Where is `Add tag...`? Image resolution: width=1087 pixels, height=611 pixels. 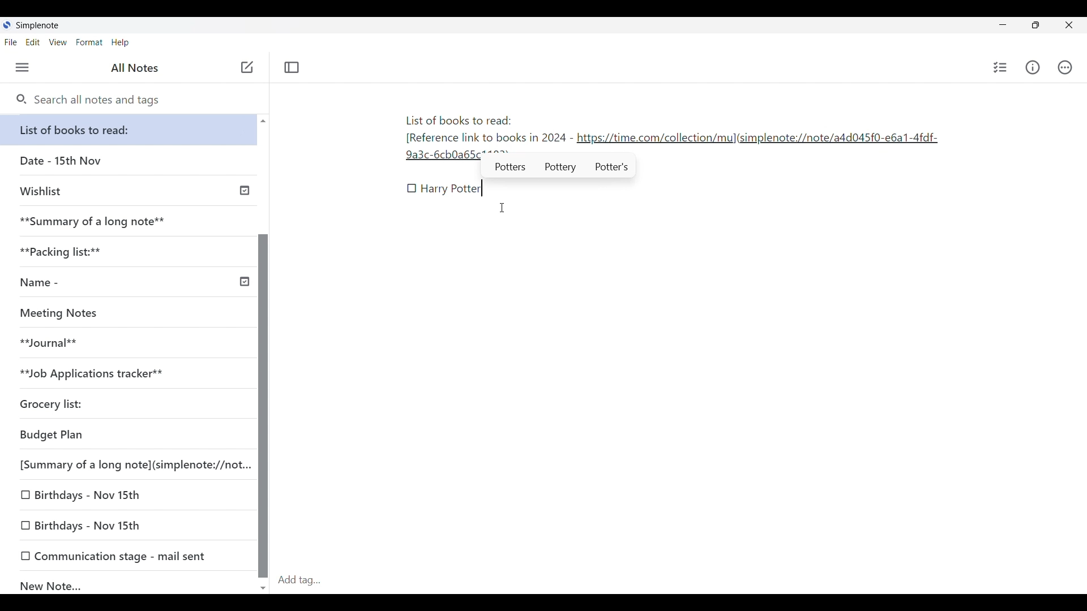
Add tag... is located at coordinates (306, 580).